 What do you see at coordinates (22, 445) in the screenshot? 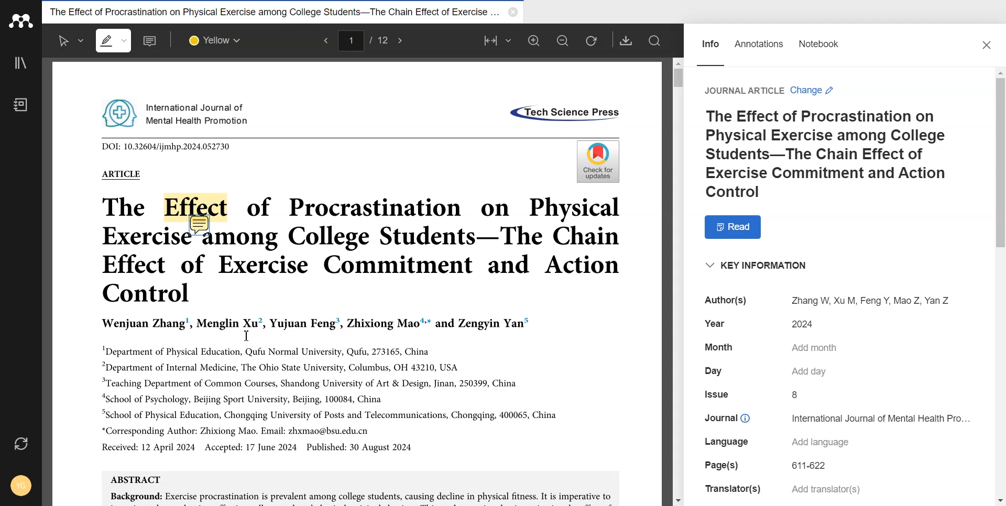
I see `Auto sync` at bounding box center [22, 445].